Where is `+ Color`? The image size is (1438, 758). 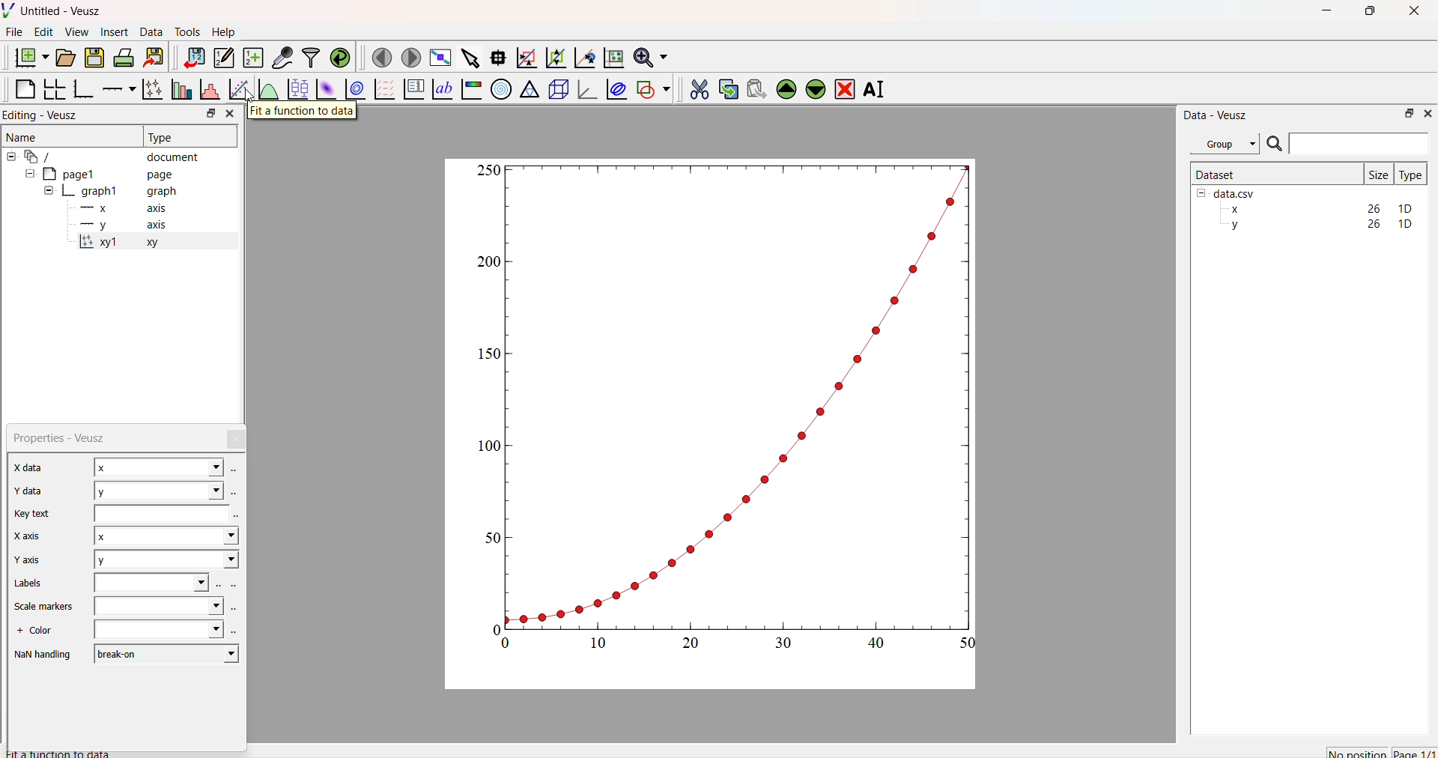 + Color is located at coordinates (40, 629).